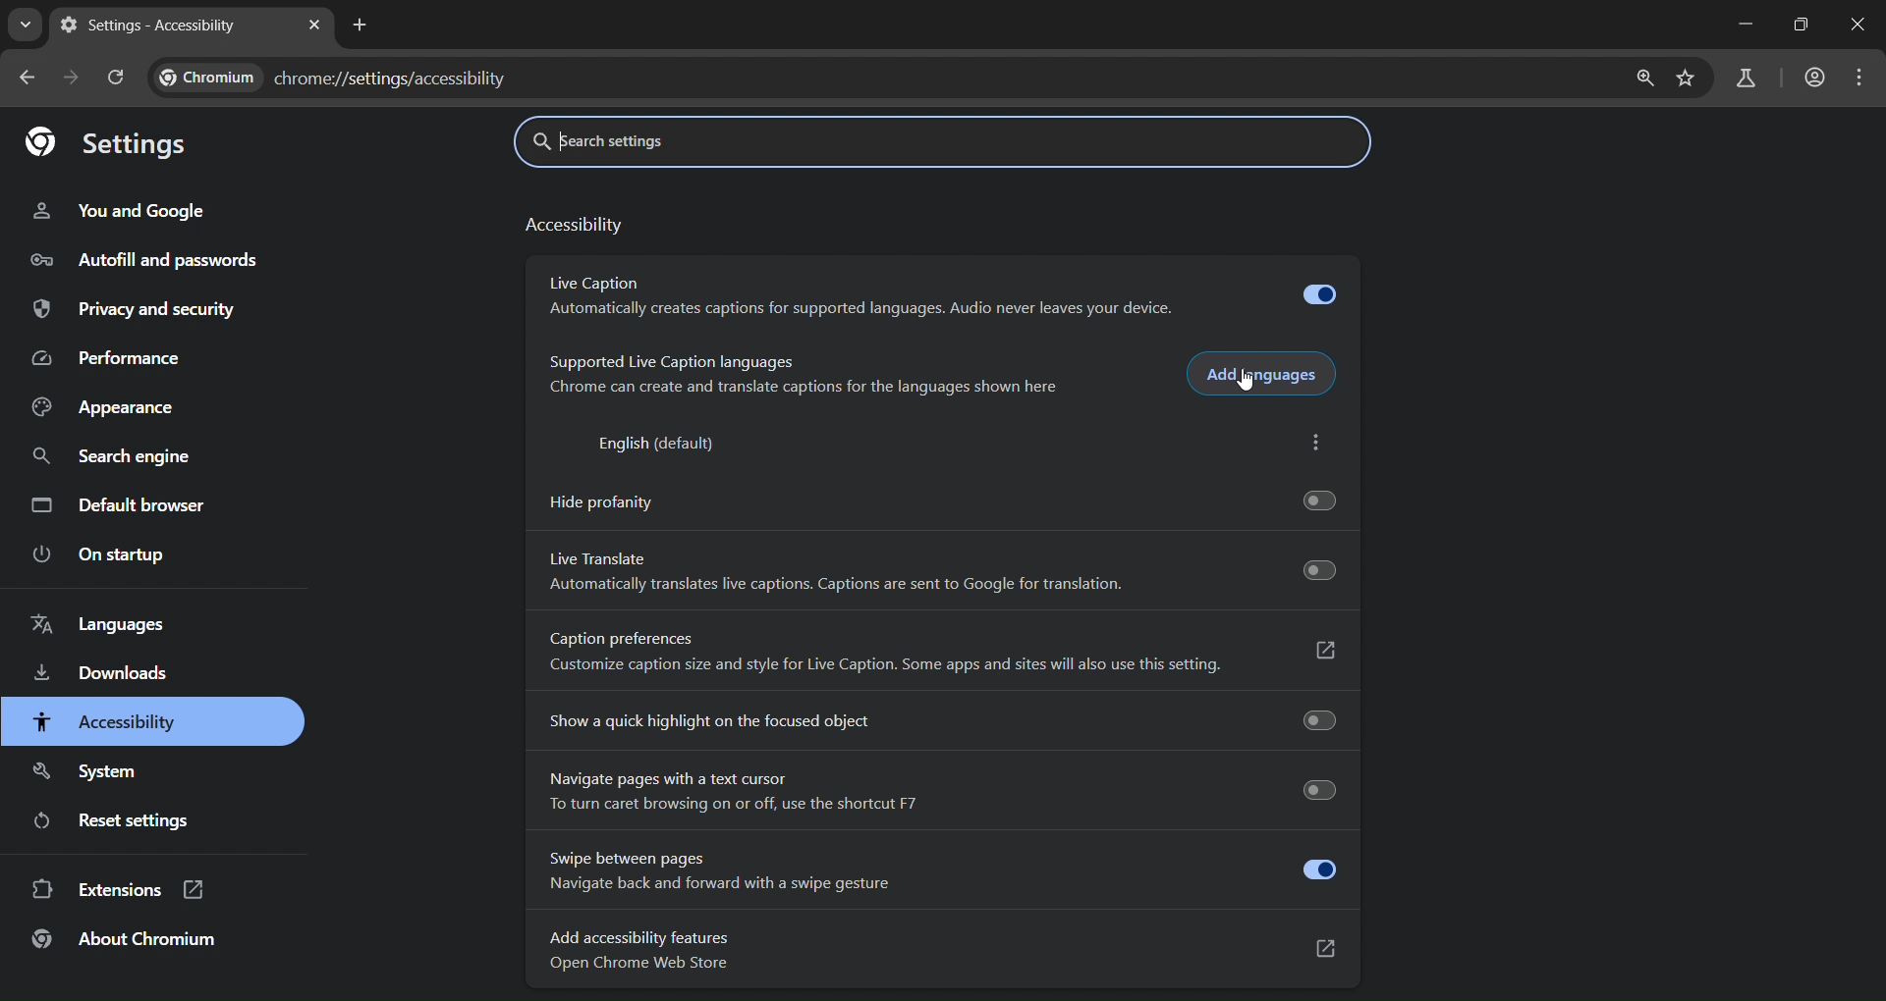  I want to click on new tab, so click(363, 26).